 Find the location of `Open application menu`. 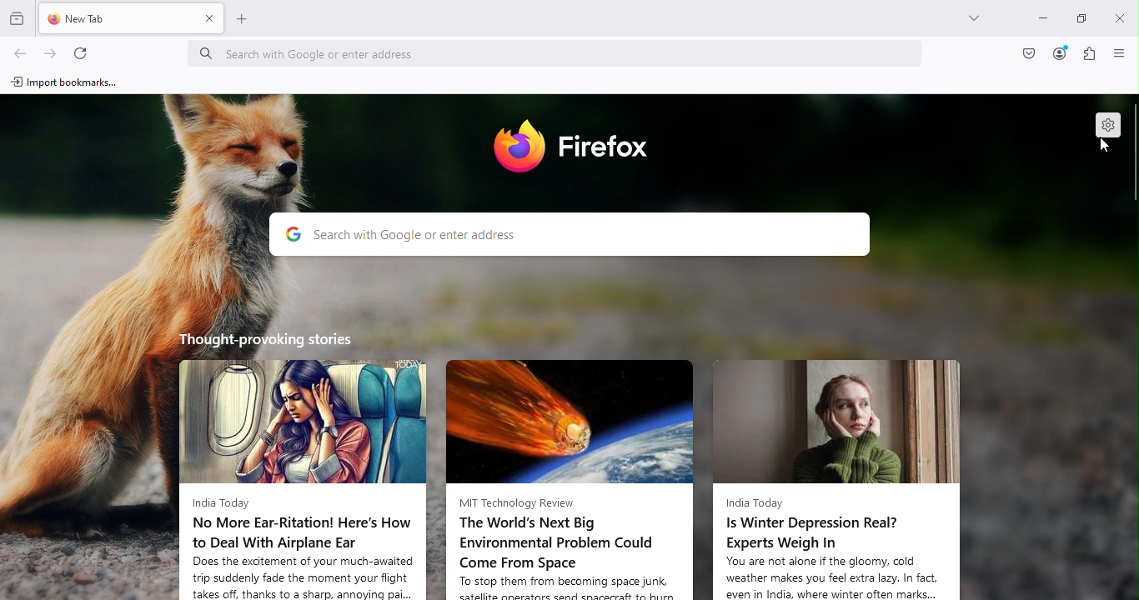

Open application menu is located at coordinates (1116, 54).